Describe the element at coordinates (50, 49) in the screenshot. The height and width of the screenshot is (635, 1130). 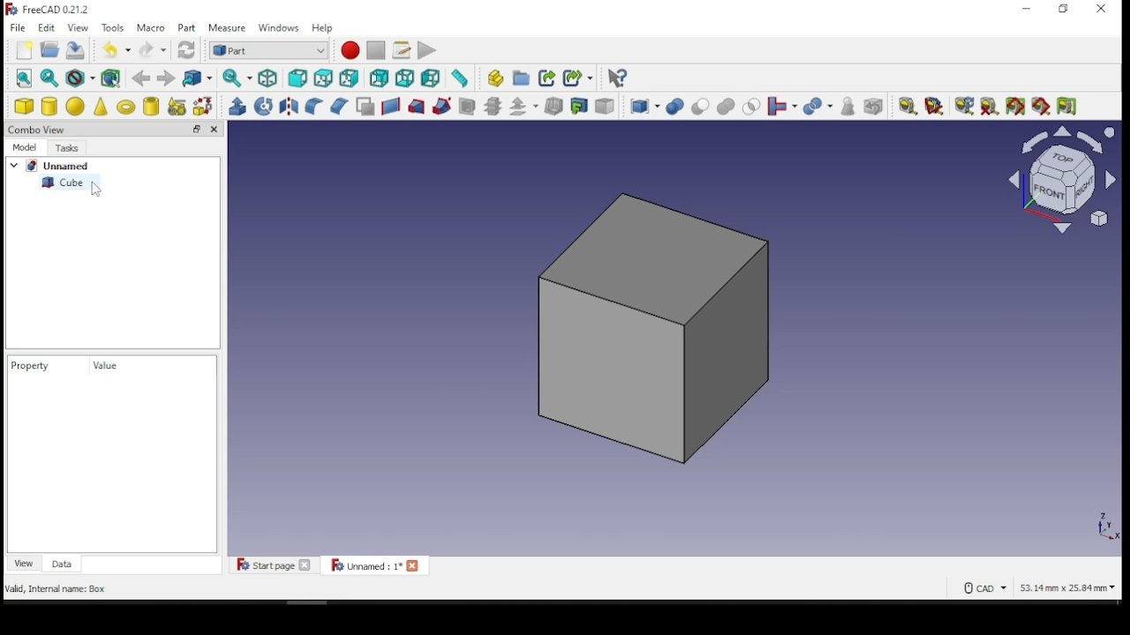
I see `open` at that location.